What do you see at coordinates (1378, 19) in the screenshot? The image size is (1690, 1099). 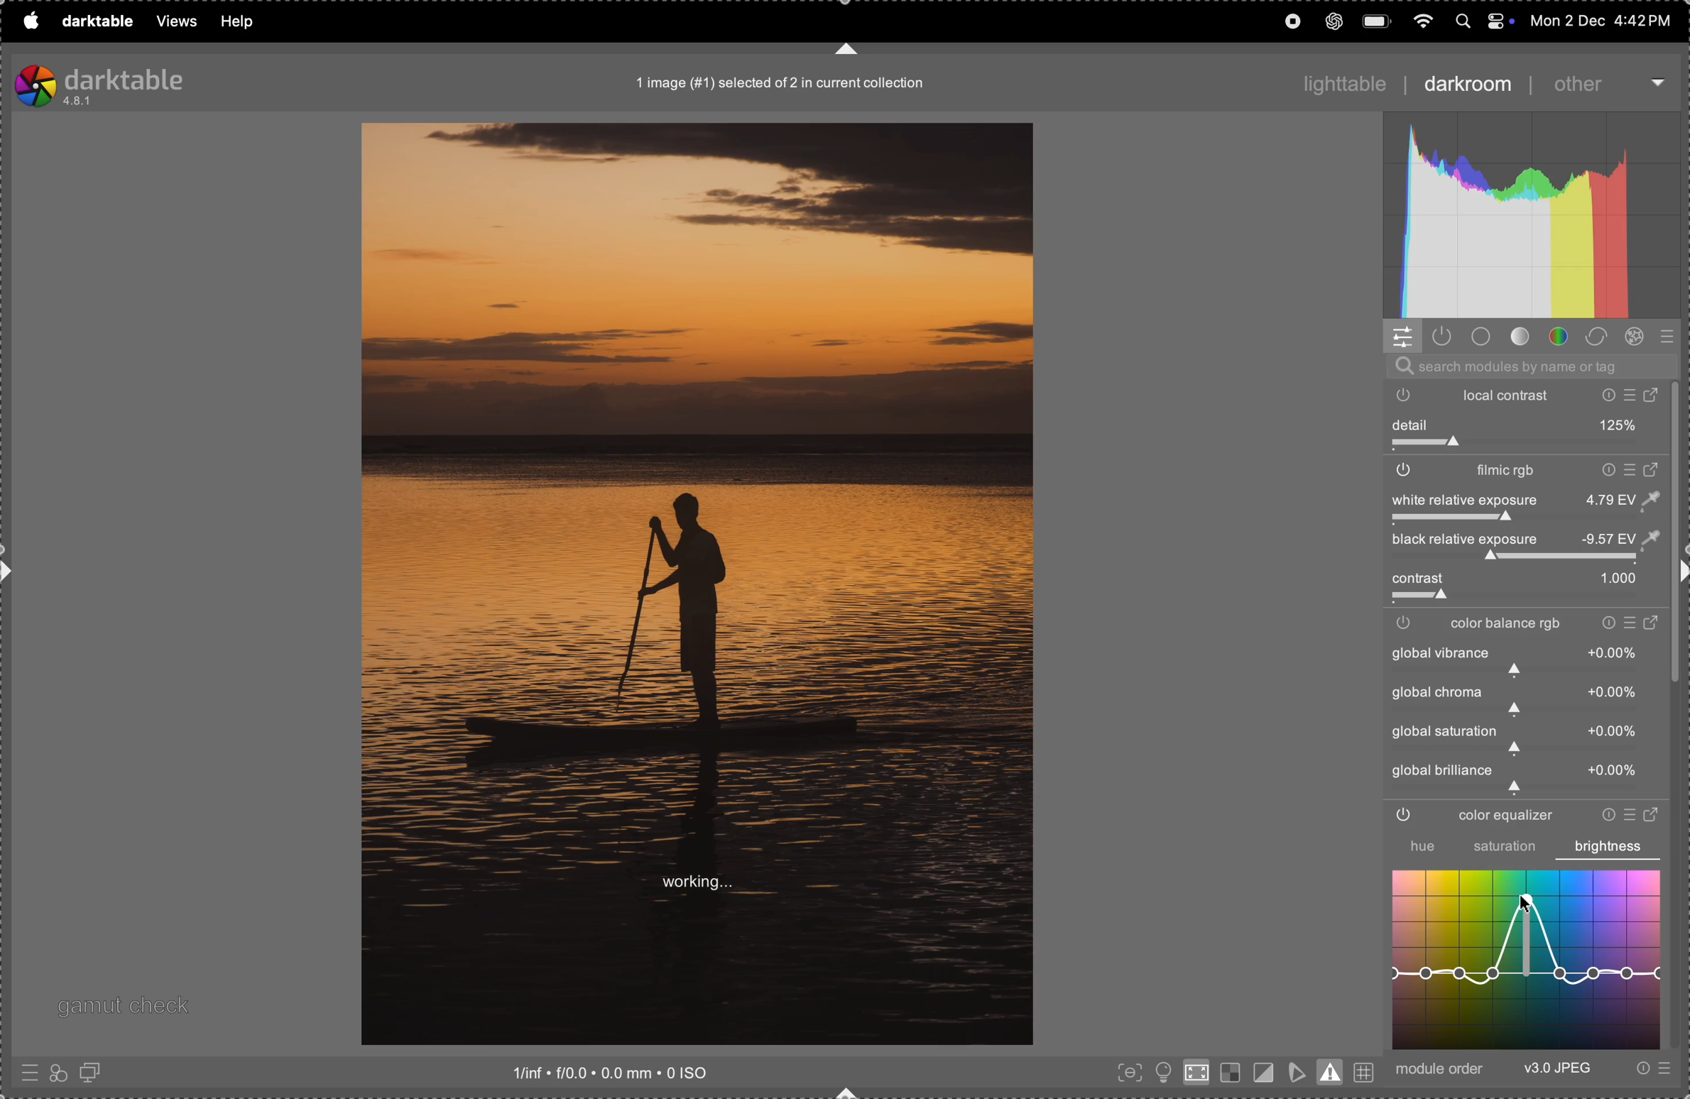 I see `battery` at bounding box center [1378, 19].